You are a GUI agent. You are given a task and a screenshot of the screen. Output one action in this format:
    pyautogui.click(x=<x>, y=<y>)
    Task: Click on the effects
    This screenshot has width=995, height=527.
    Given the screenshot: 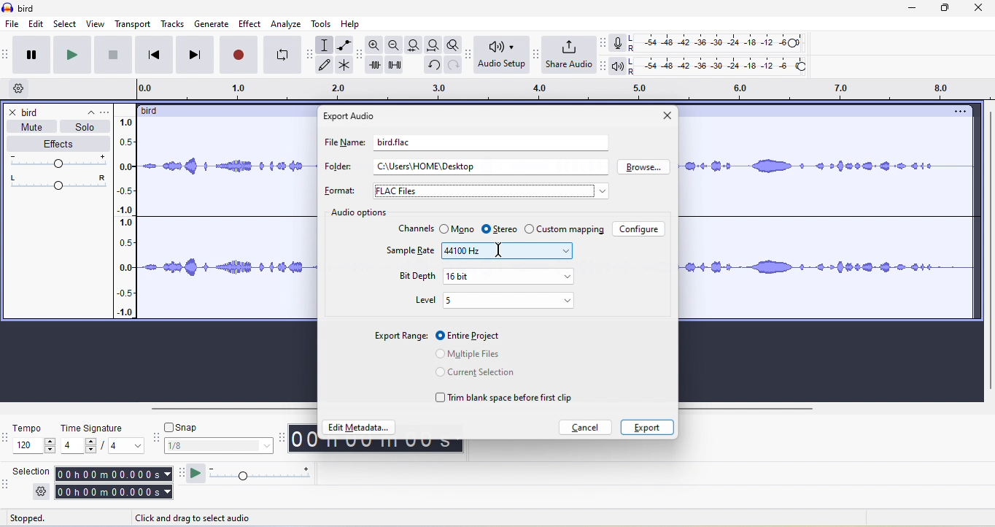 What is the action you would take?
    pyautogui.click(x=58, y=145)
    